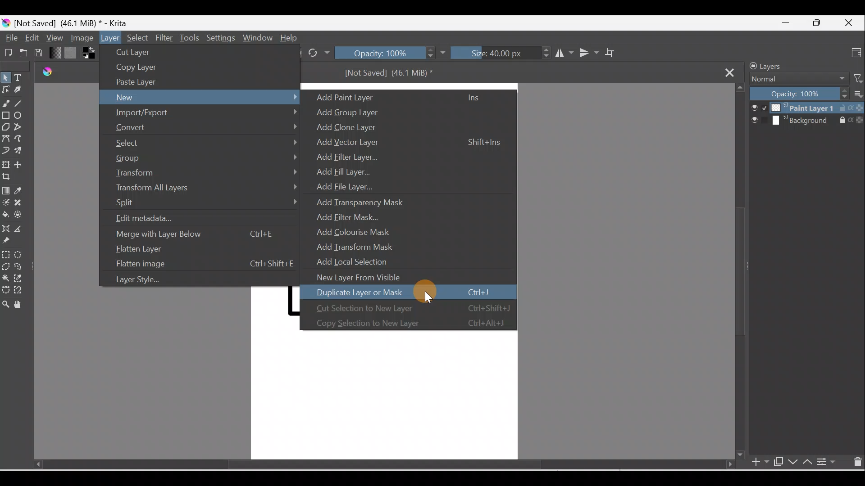 The image size is (865, 486). I want to click on Transform all layers, so click(205, 189).